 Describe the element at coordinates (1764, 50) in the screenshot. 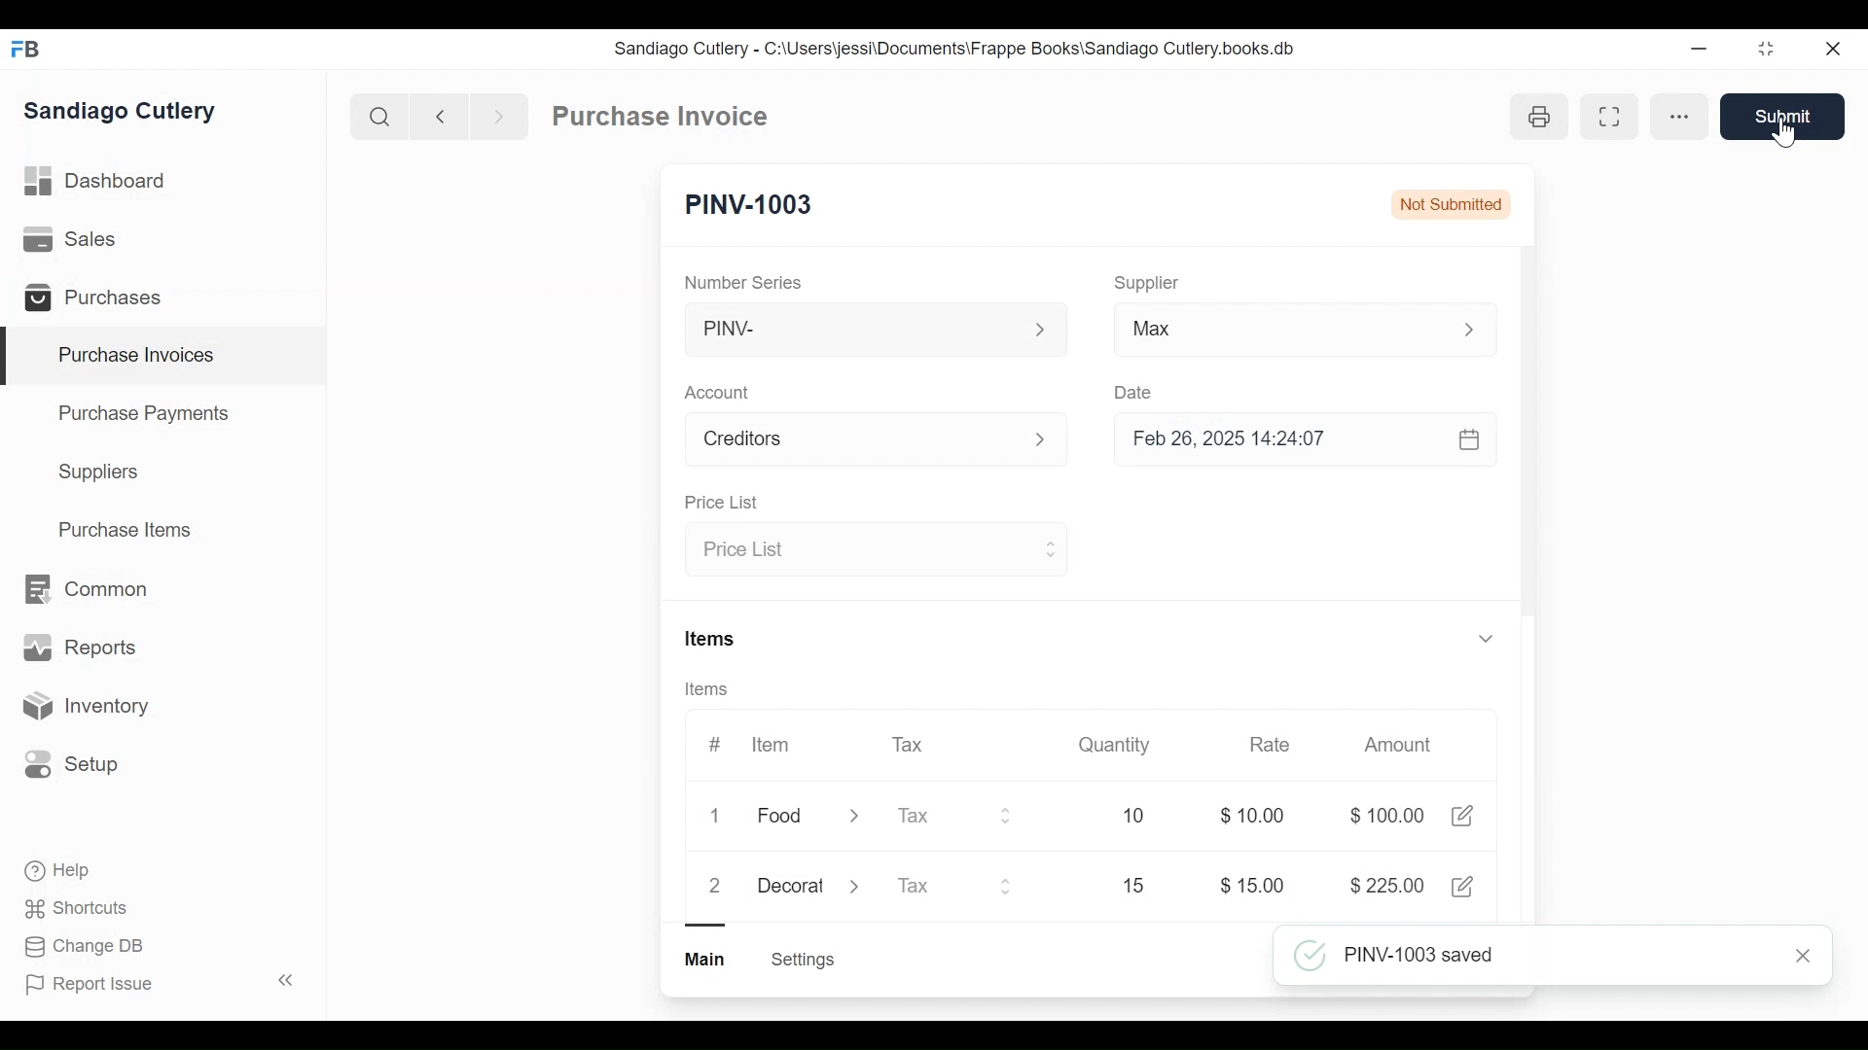

I see `restore` at that location.